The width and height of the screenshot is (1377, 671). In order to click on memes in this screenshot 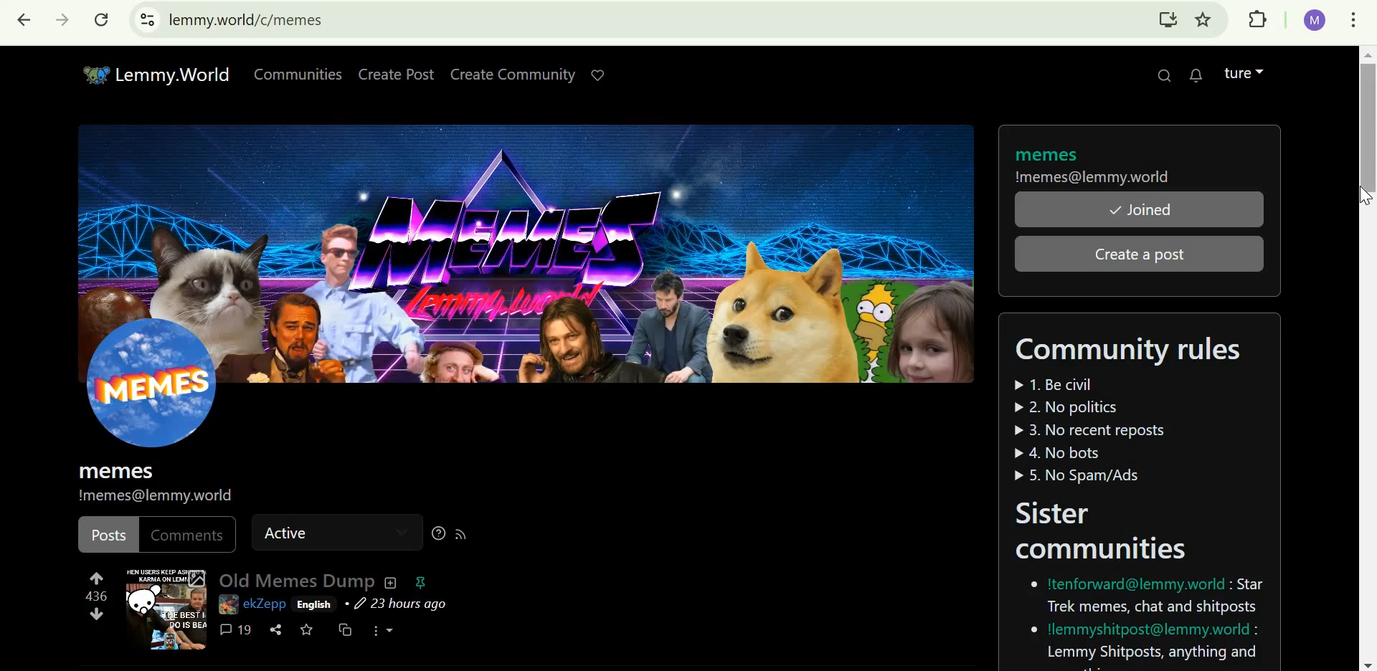, I will do `click(1044, 155)`.